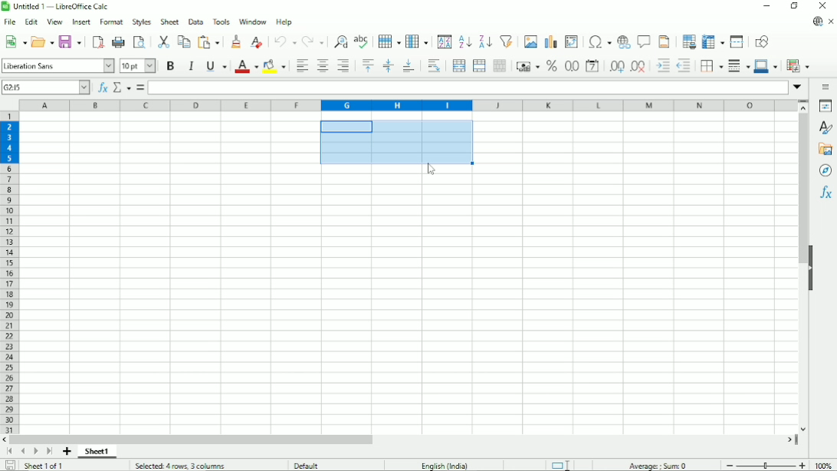 This screenshot has height=471, width=837. I want to click on Standard selection, so click(561, 464).